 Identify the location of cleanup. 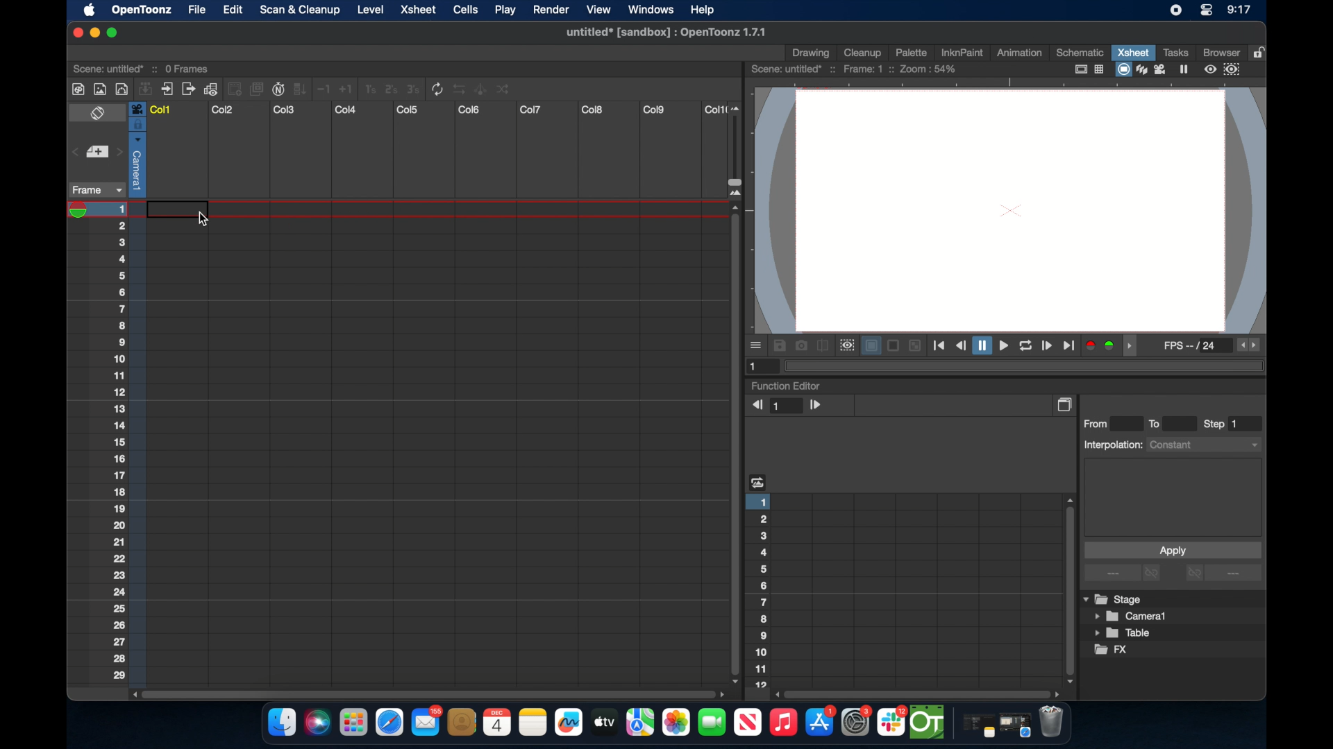
(863, 51).